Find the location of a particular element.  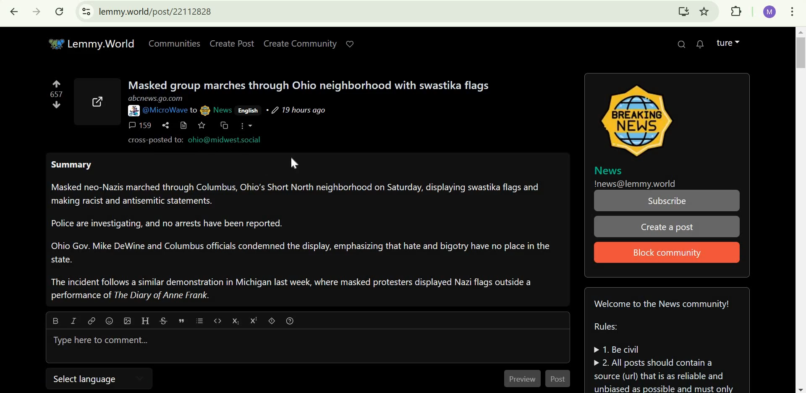

customize and control google chrome is located at coordinates (796, 12).